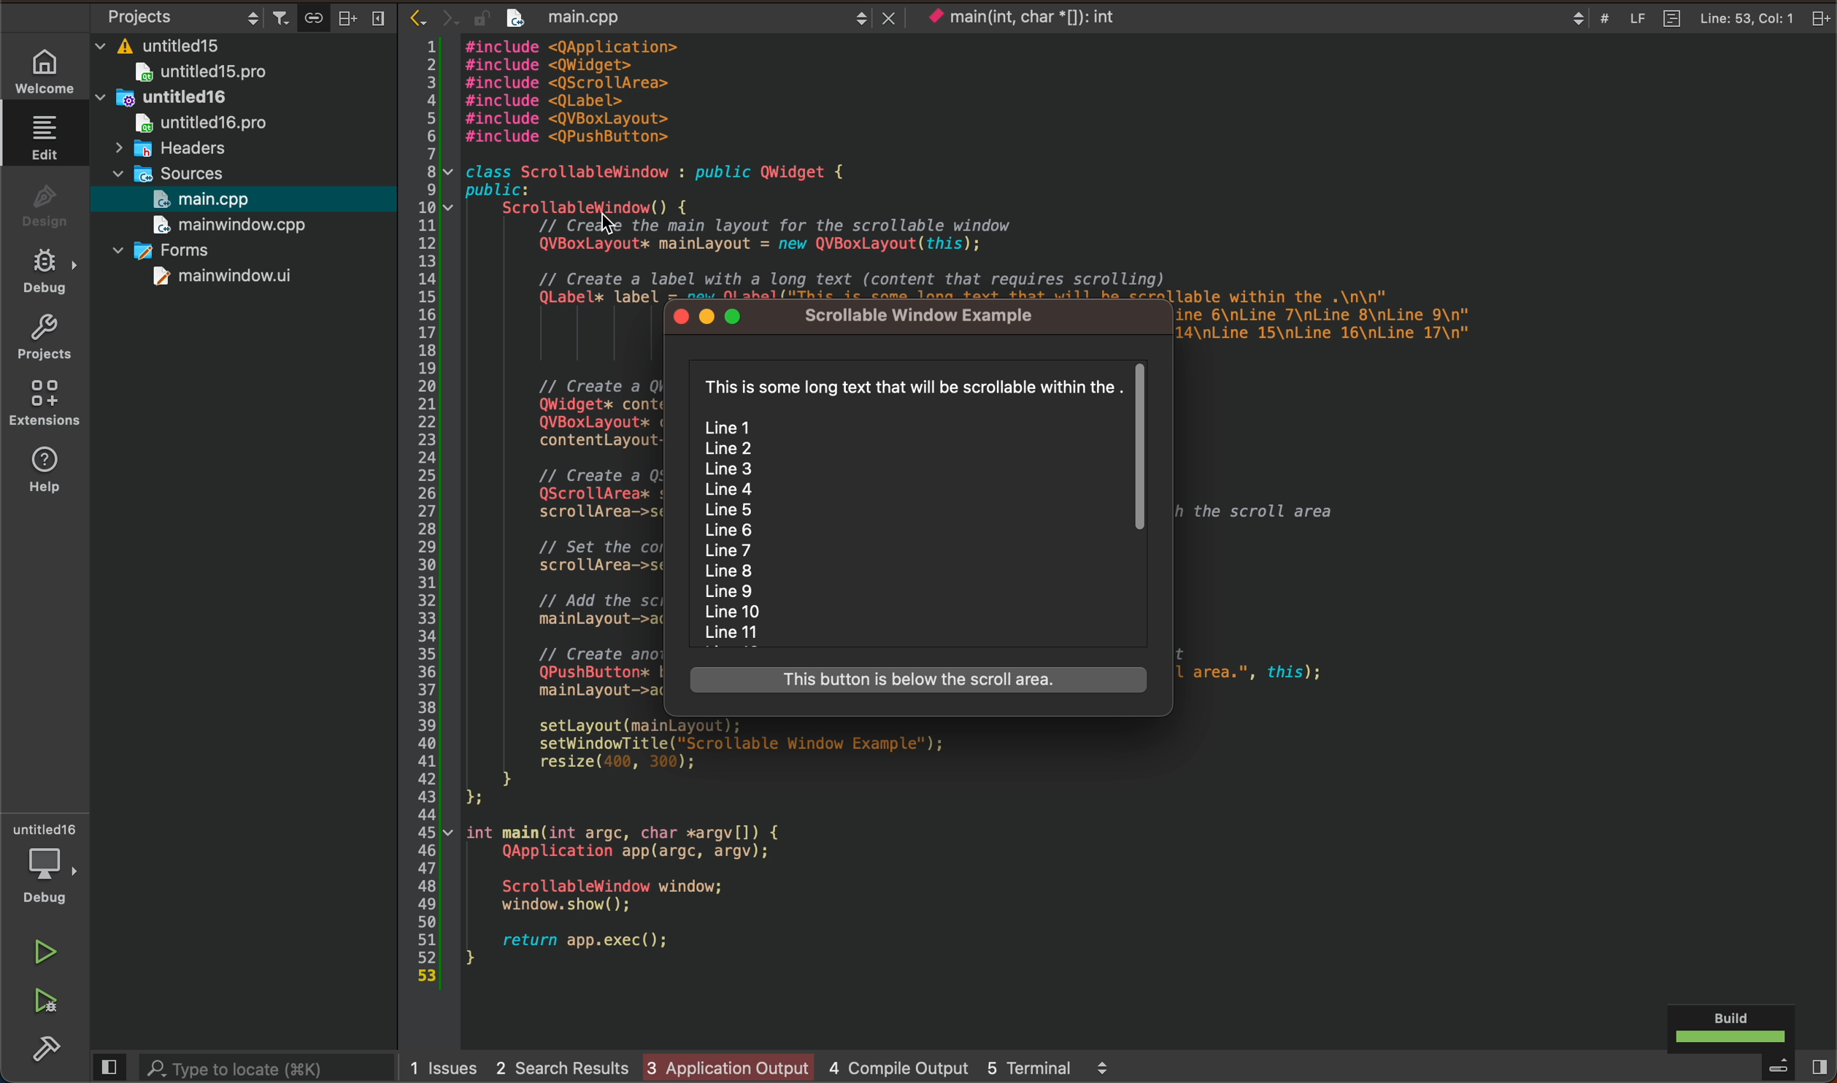  I want to click on scroll area with content, so click(920, 509).